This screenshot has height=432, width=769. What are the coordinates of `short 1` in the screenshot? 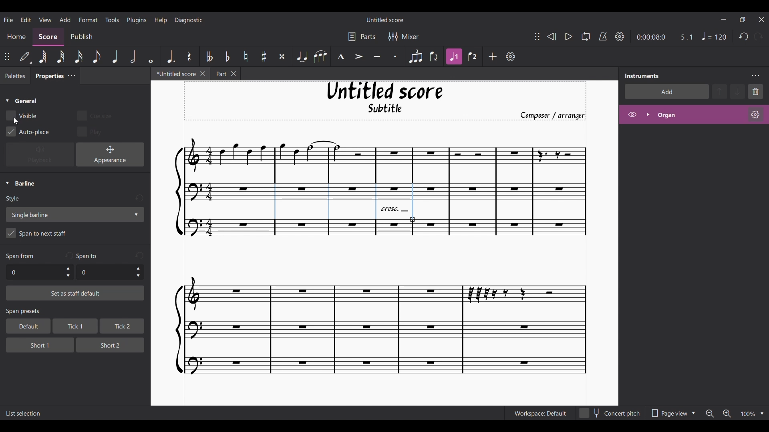 It's located at (34, 344).